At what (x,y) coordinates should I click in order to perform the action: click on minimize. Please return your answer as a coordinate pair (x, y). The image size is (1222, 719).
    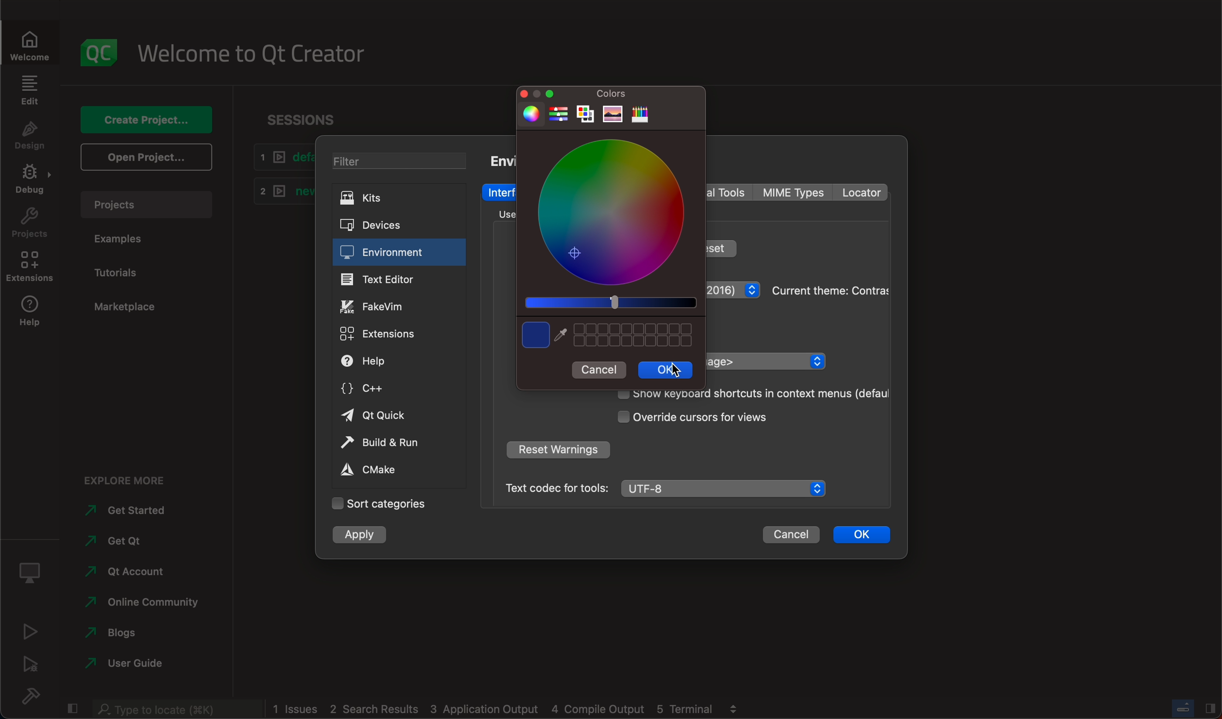
    Looking at the image, I should click on (552, 93).